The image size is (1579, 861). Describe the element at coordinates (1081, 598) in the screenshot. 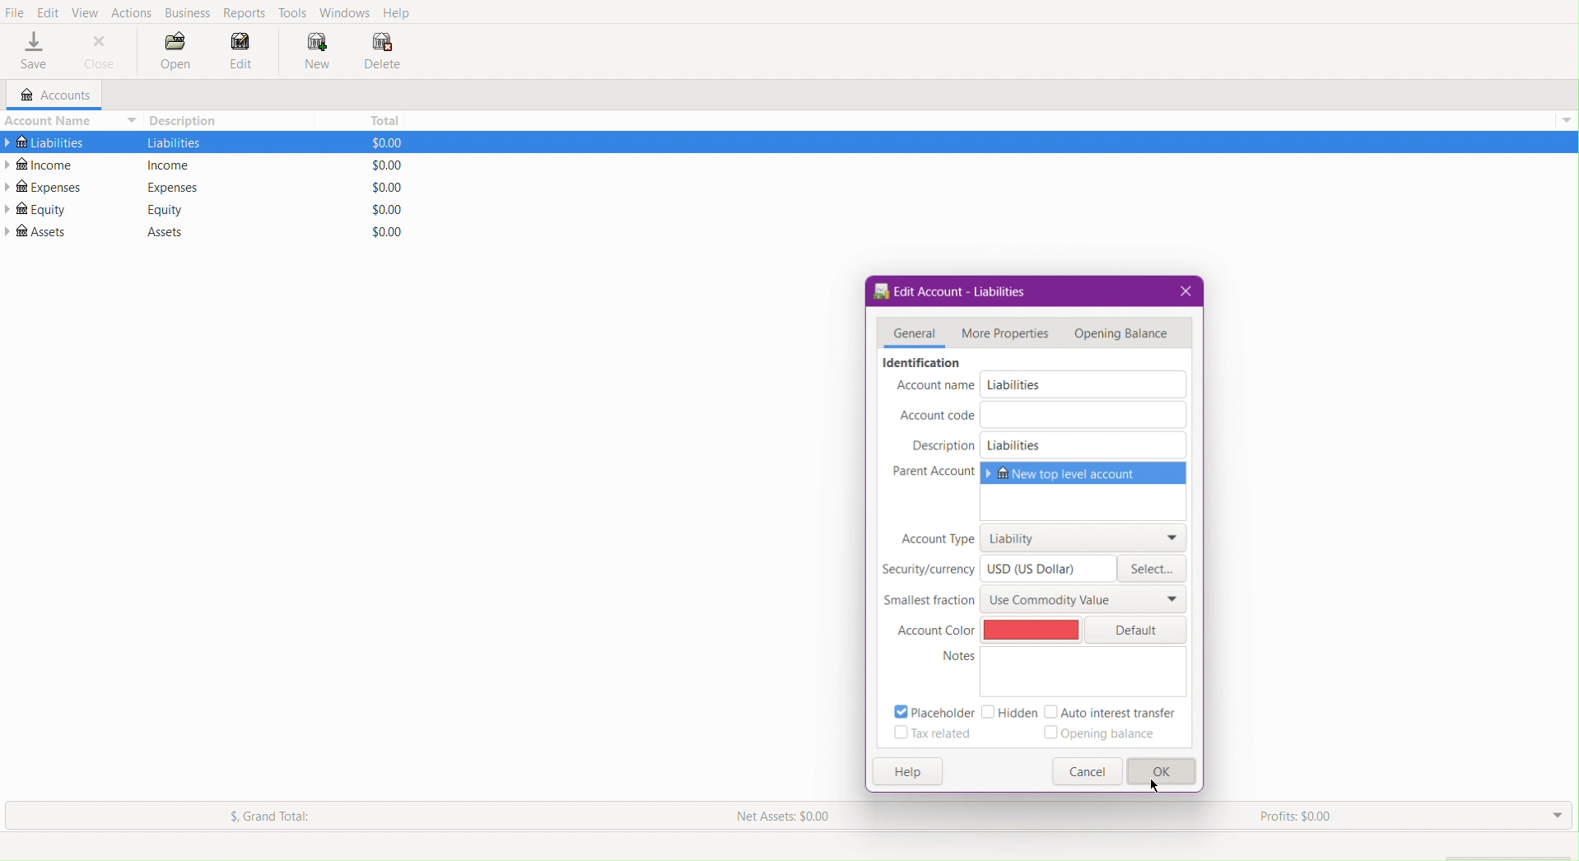

I see `Use Commodity Value` at that location.